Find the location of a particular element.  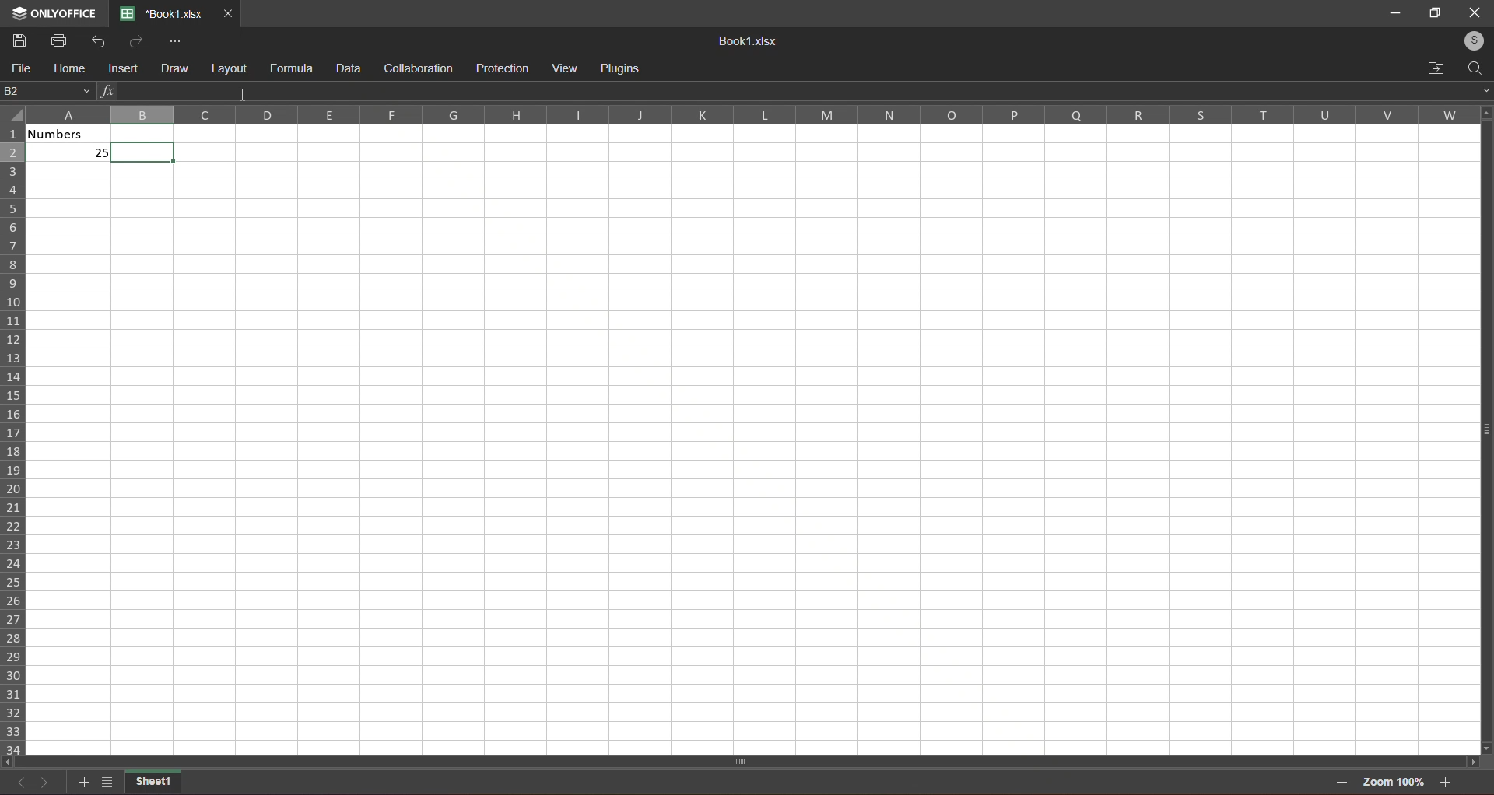

vertical scroll bar is located at coordinates (1483, 440).